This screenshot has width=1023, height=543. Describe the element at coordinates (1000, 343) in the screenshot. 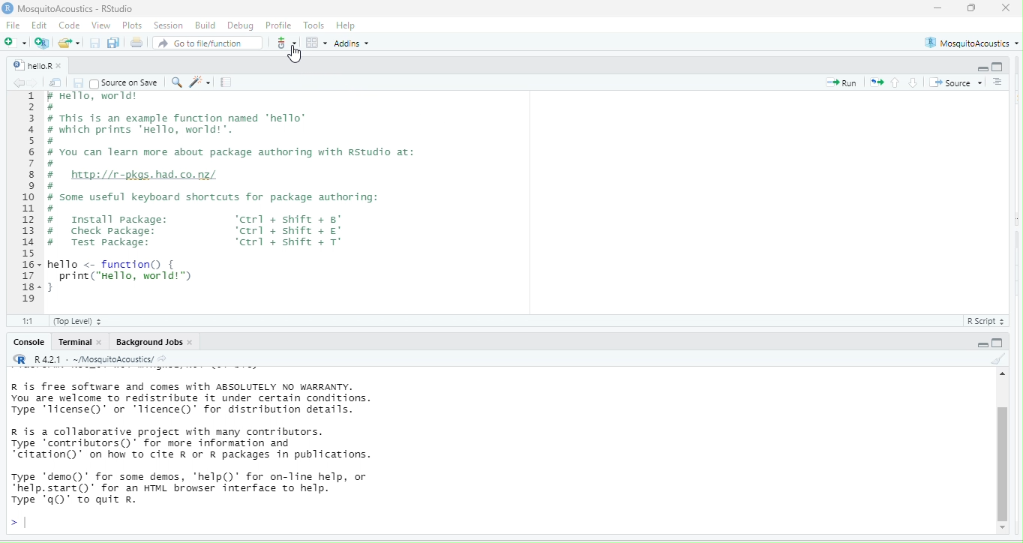

I see `hide console` at that location.